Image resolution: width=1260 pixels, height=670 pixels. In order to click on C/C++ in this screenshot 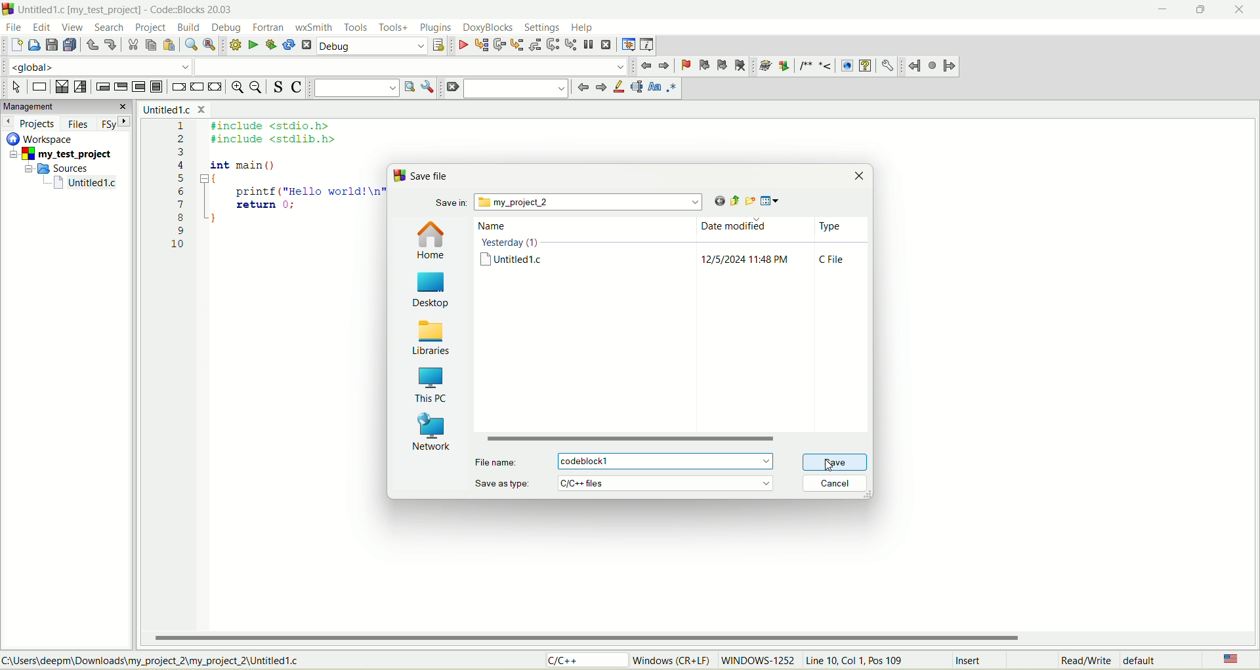, I will do `click(589, 661)`.